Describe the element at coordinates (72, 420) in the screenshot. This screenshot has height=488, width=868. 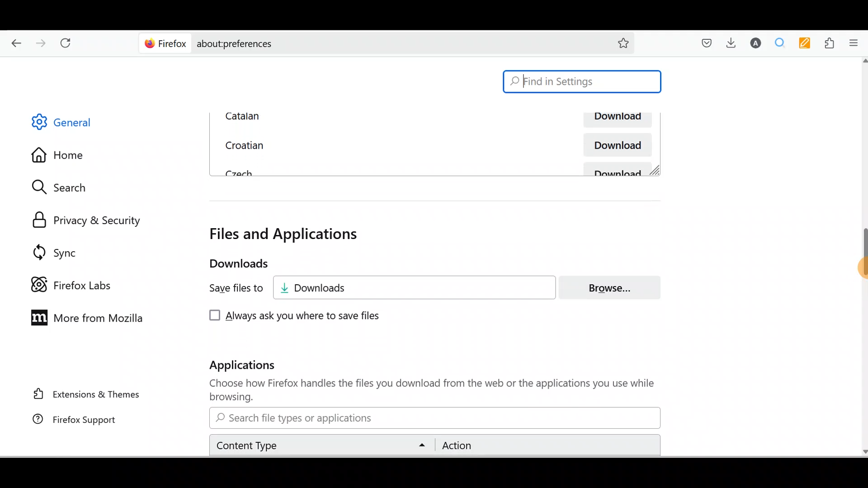
I see `Firefox support` at that location.